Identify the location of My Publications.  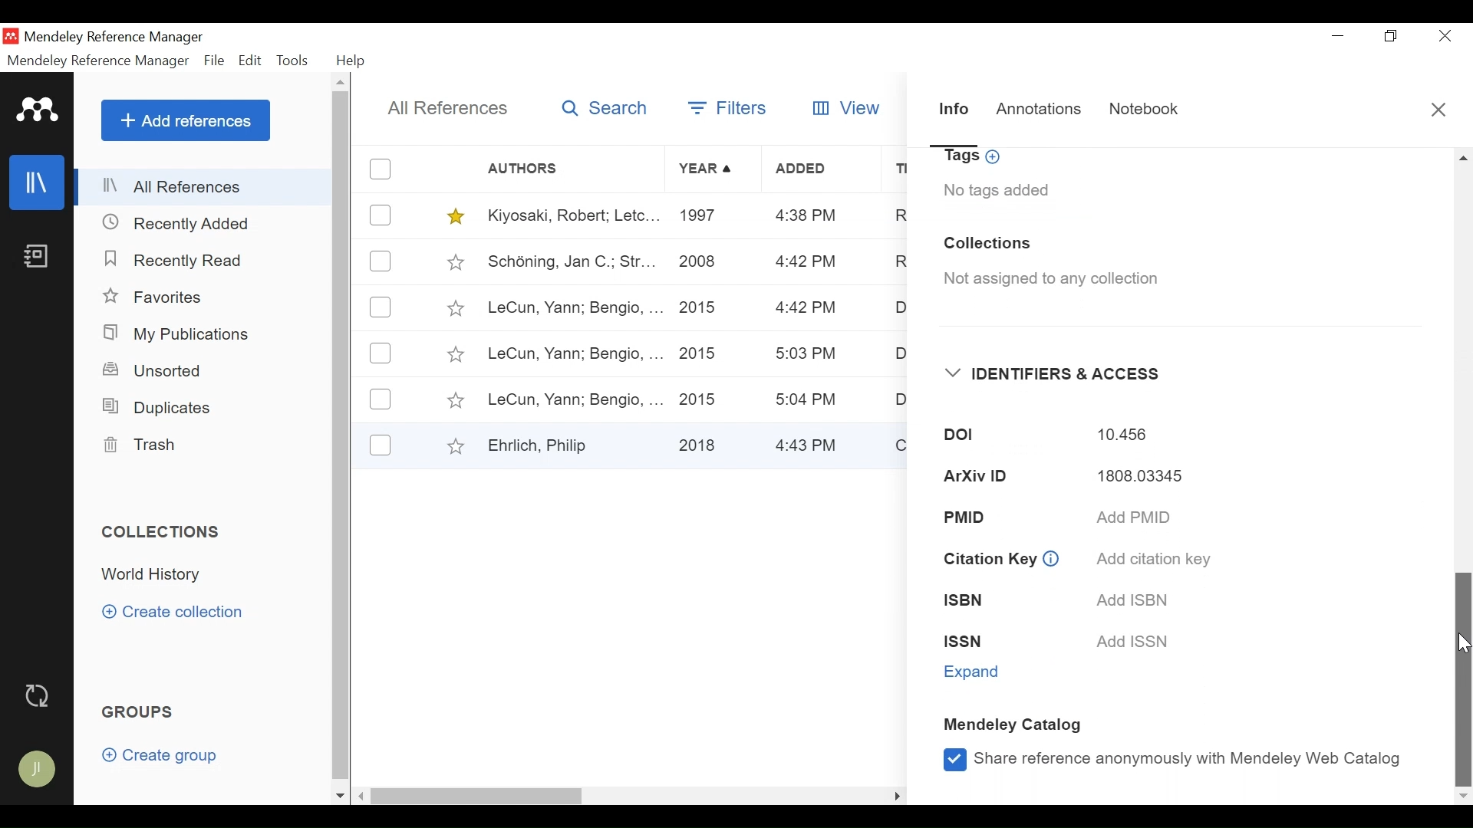
(176, 334).